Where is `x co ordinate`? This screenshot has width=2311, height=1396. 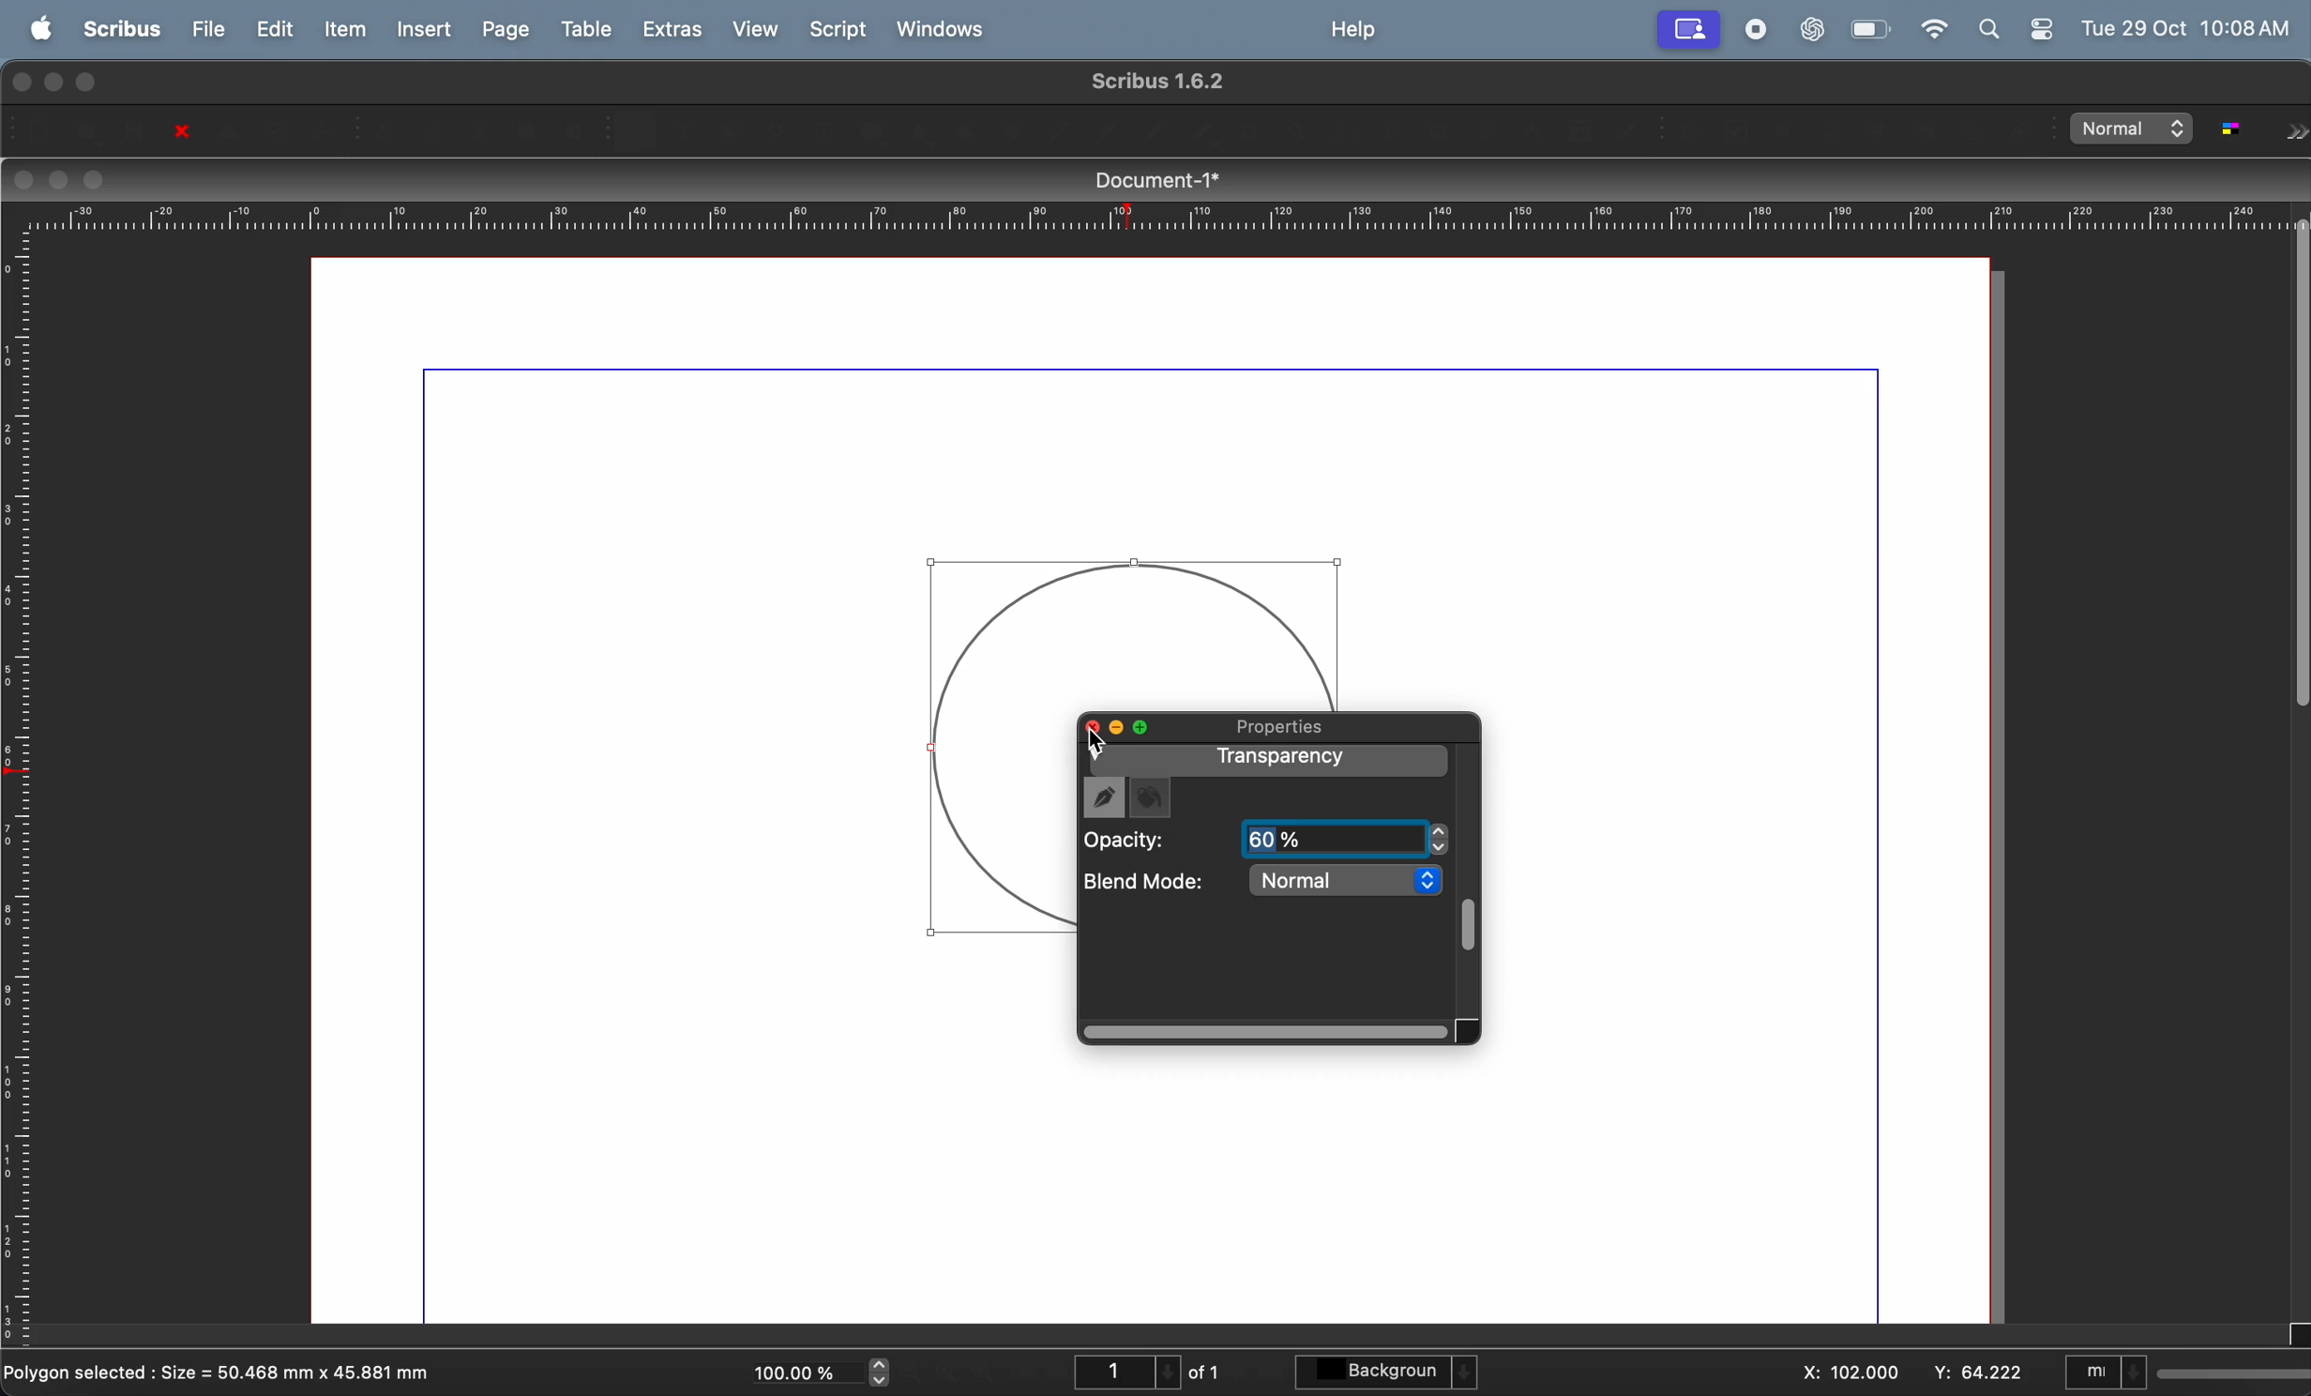
x co ordinate is located at coordinates (1847, 1370).